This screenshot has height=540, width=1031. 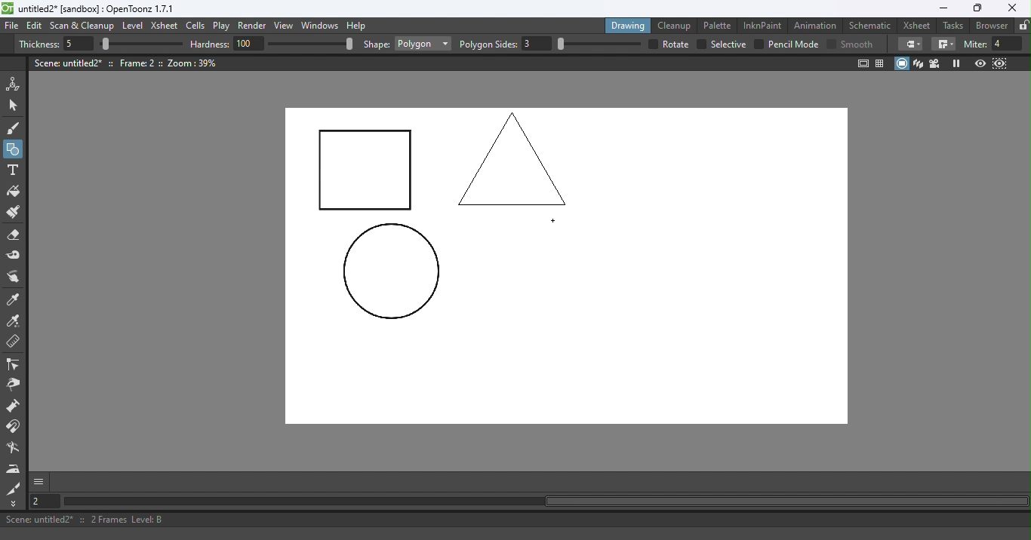 I want to click on Brush tool, so click(x=17, y=127).